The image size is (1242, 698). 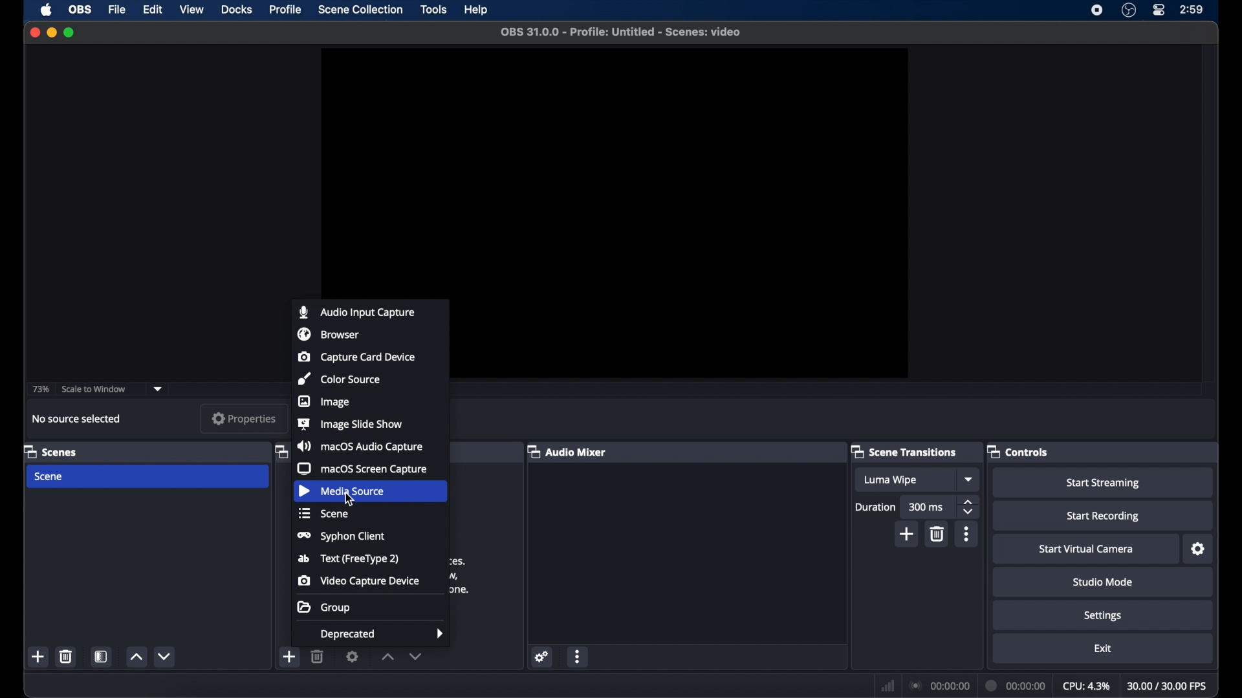 I want to click on time, so click(x=1192, y=10).